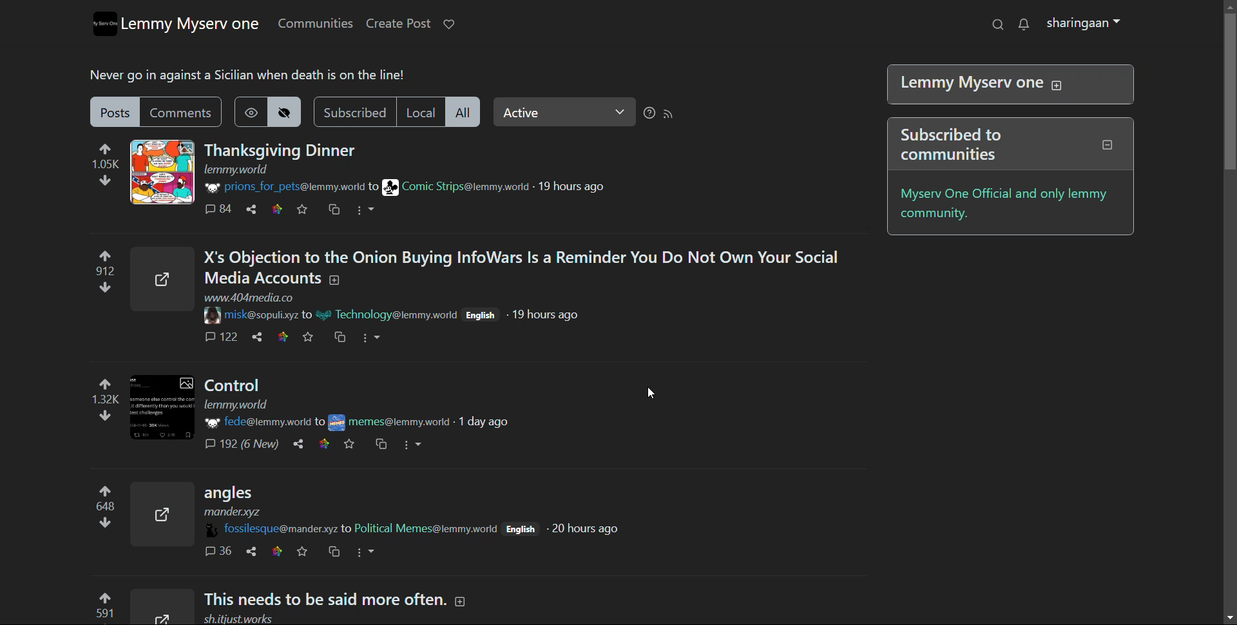 The image size is (1237, 625). I want to click on myserv one official and only lemmy community, so click(1006, 204).